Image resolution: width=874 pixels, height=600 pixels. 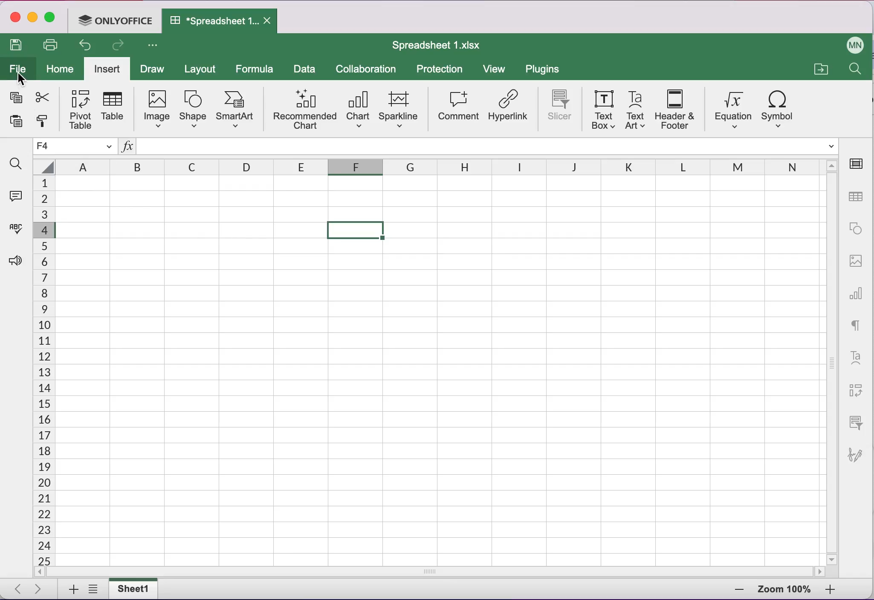 What do you see at coordinates (151, 68) in the screenshot?
I see `draw` at bounding box center [151, 68].